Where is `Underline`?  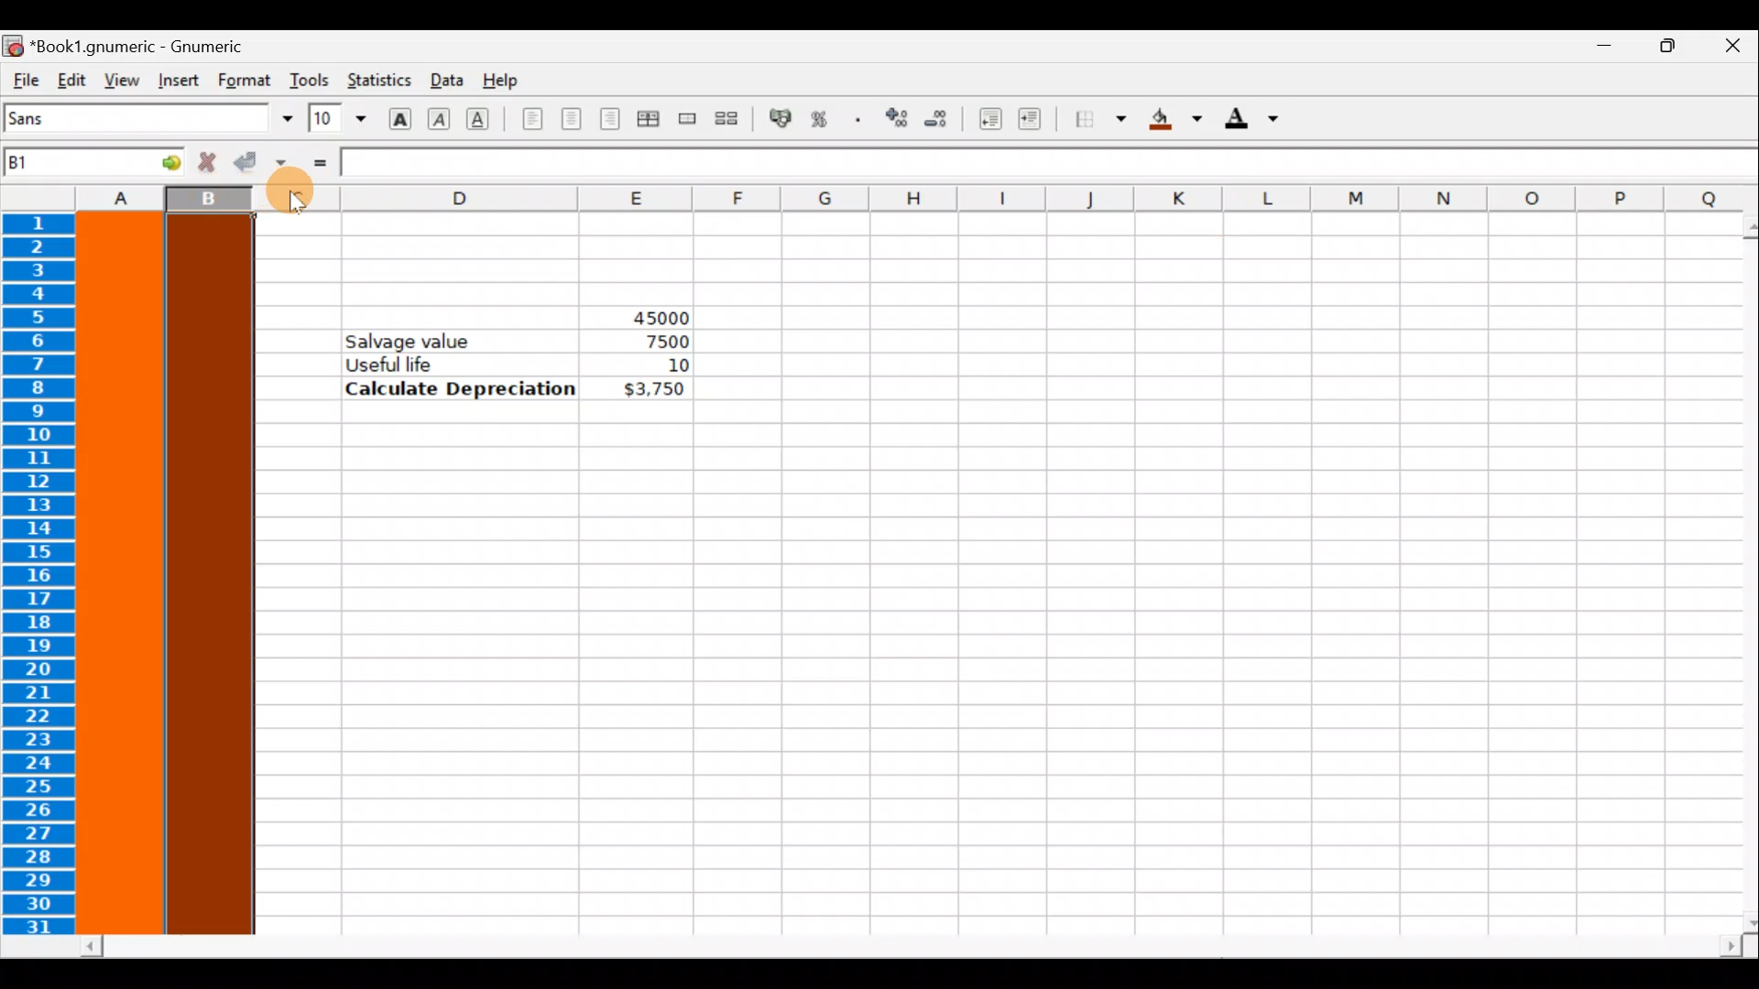 Underline is located at coordinates (486, 119).